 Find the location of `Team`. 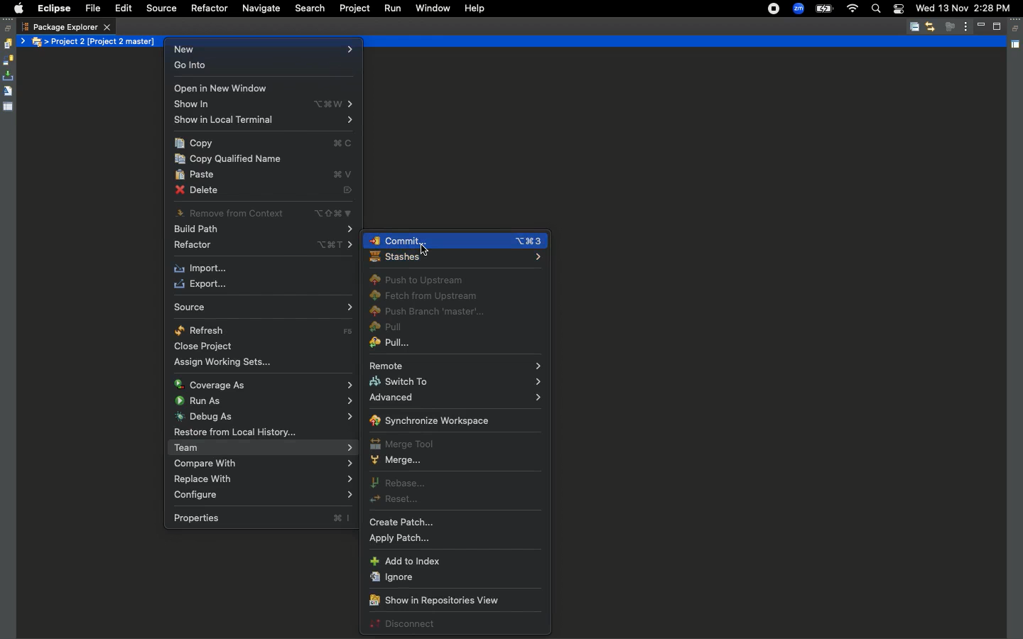

Team is located at coordinates (264, 448).